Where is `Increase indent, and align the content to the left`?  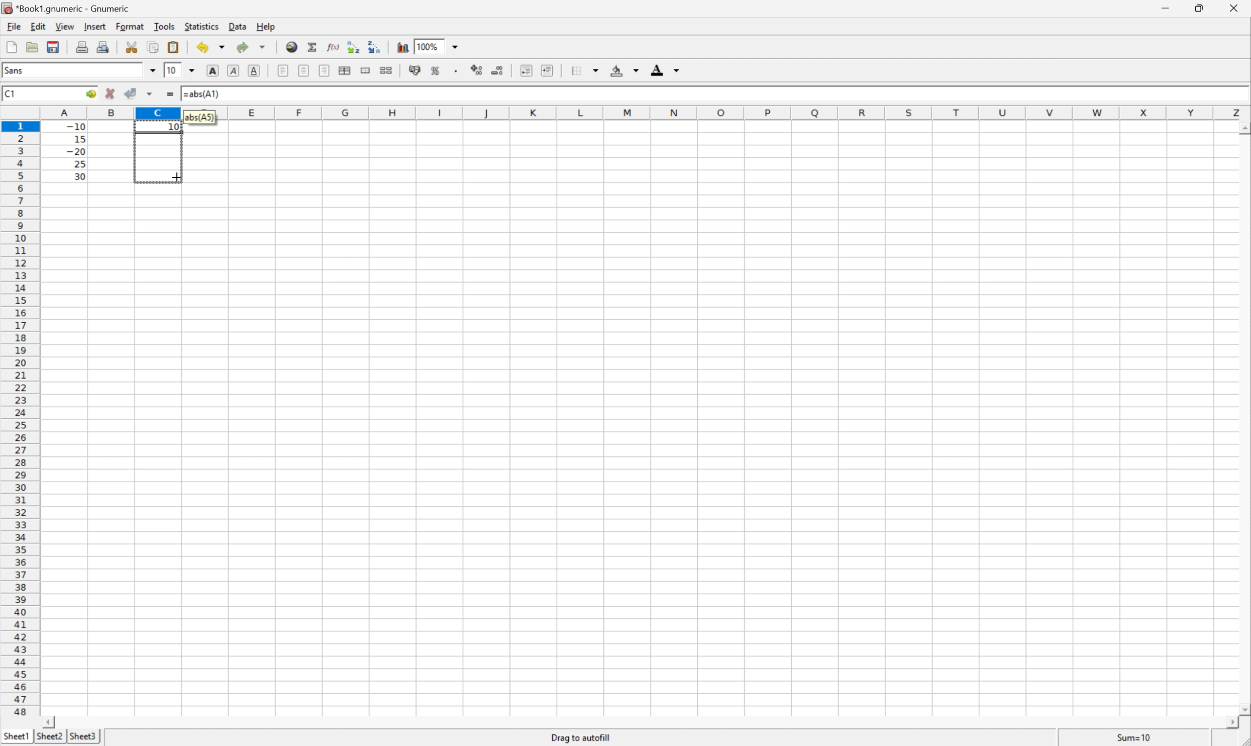 Increase indent, and align the content to the left is located at coordinates (546, 70).